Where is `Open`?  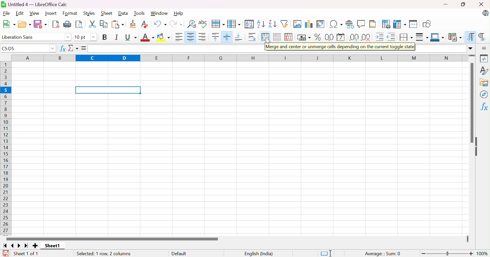
Open is located at coordinates (25, 24).